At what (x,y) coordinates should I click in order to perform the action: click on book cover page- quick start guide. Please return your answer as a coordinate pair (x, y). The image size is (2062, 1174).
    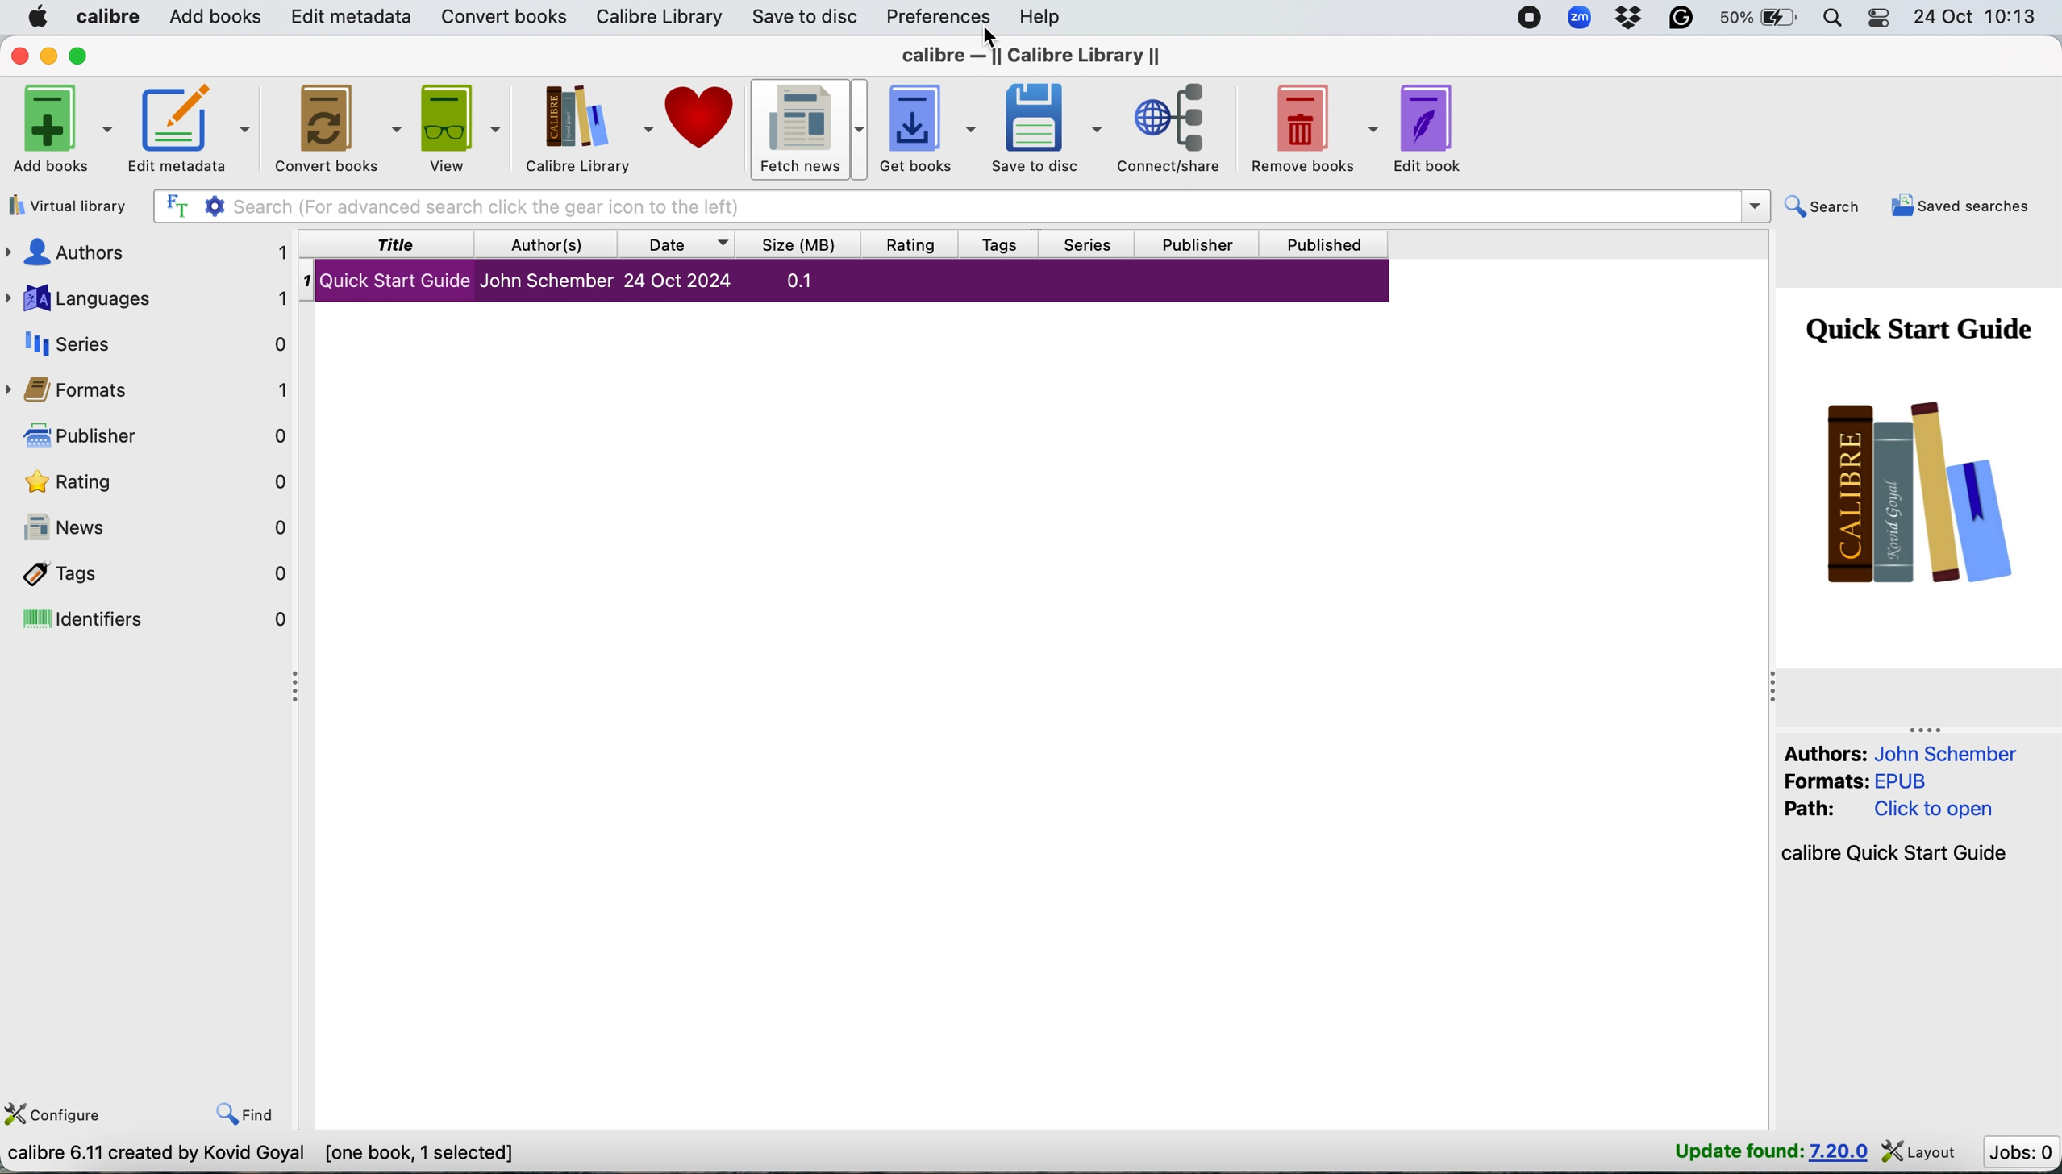
    Looking at the image, I should click on (1914, 456).